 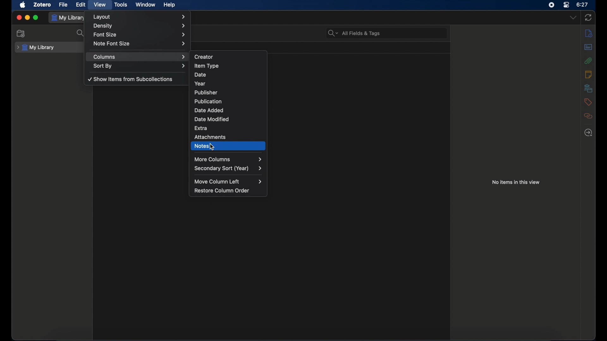 I want to click on control center, so click(x=567, y=5).